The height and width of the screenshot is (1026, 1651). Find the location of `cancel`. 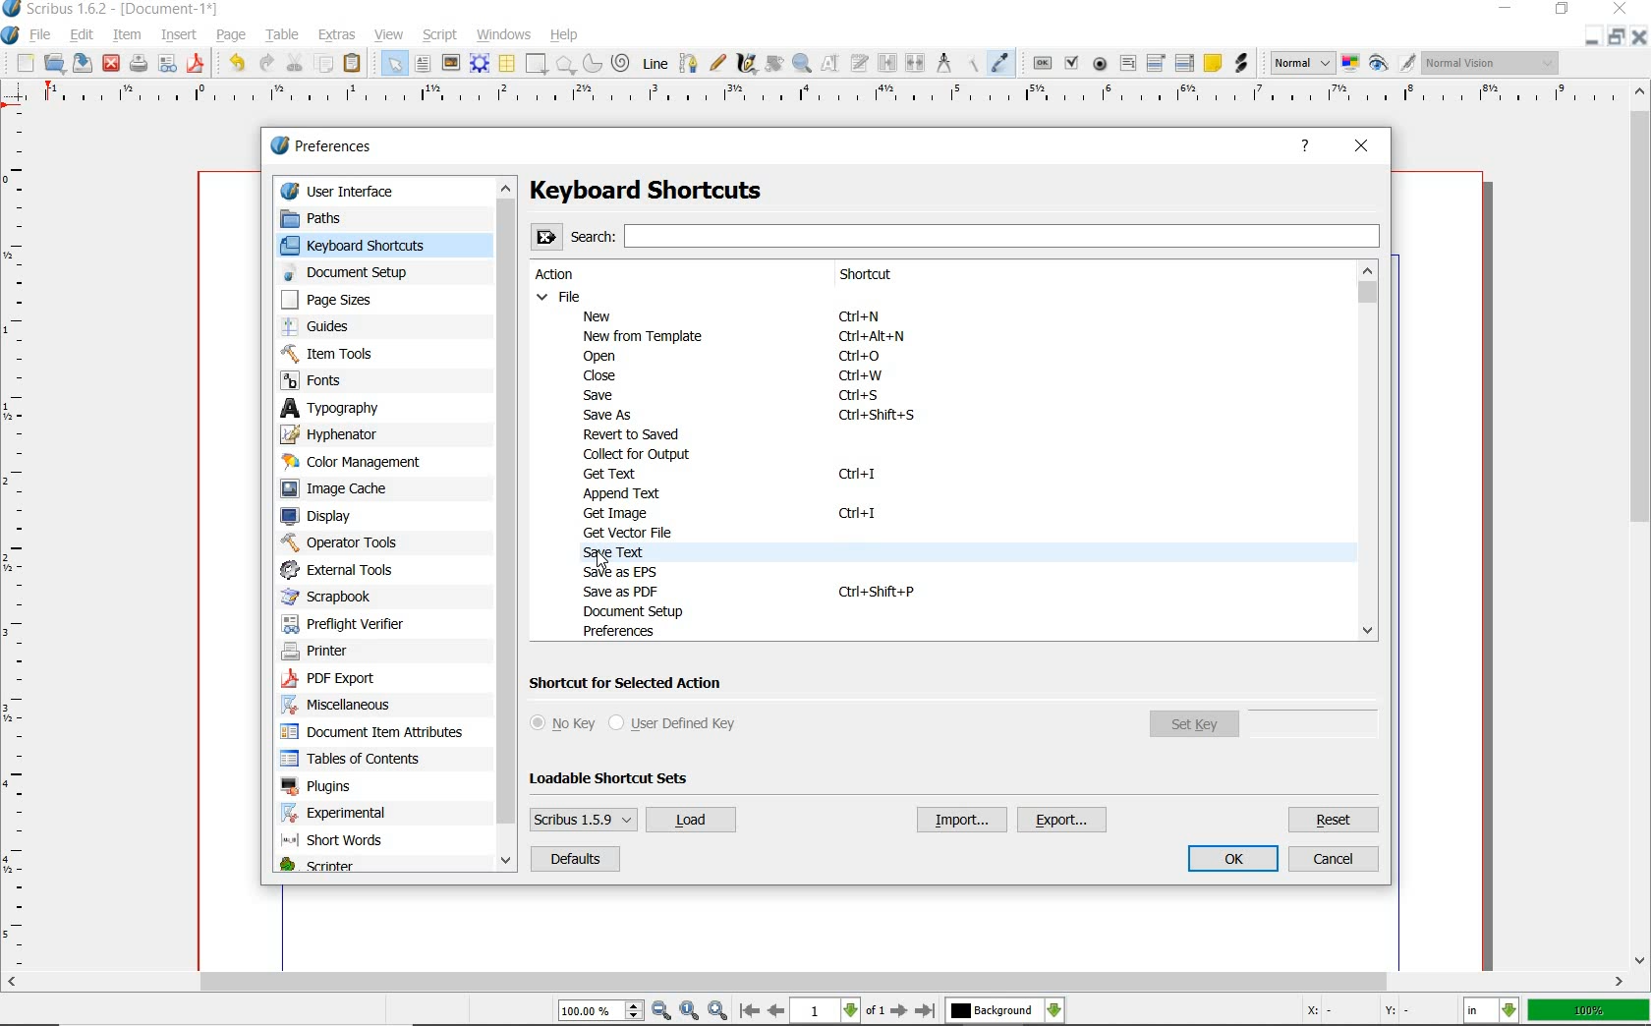

cancel is located at coordinates (1334, 860).